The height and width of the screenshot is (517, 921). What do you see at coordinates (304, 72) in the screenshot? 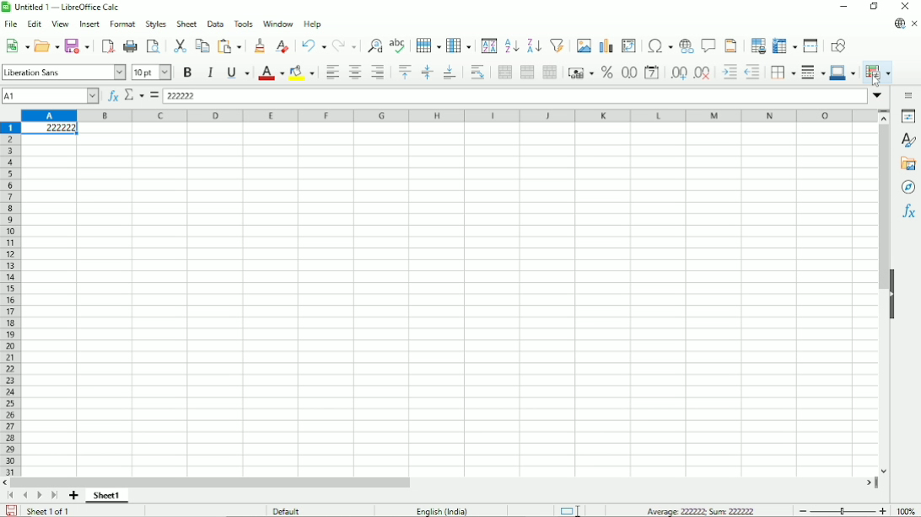
I see `Background color` at bounding box center [304, 72].